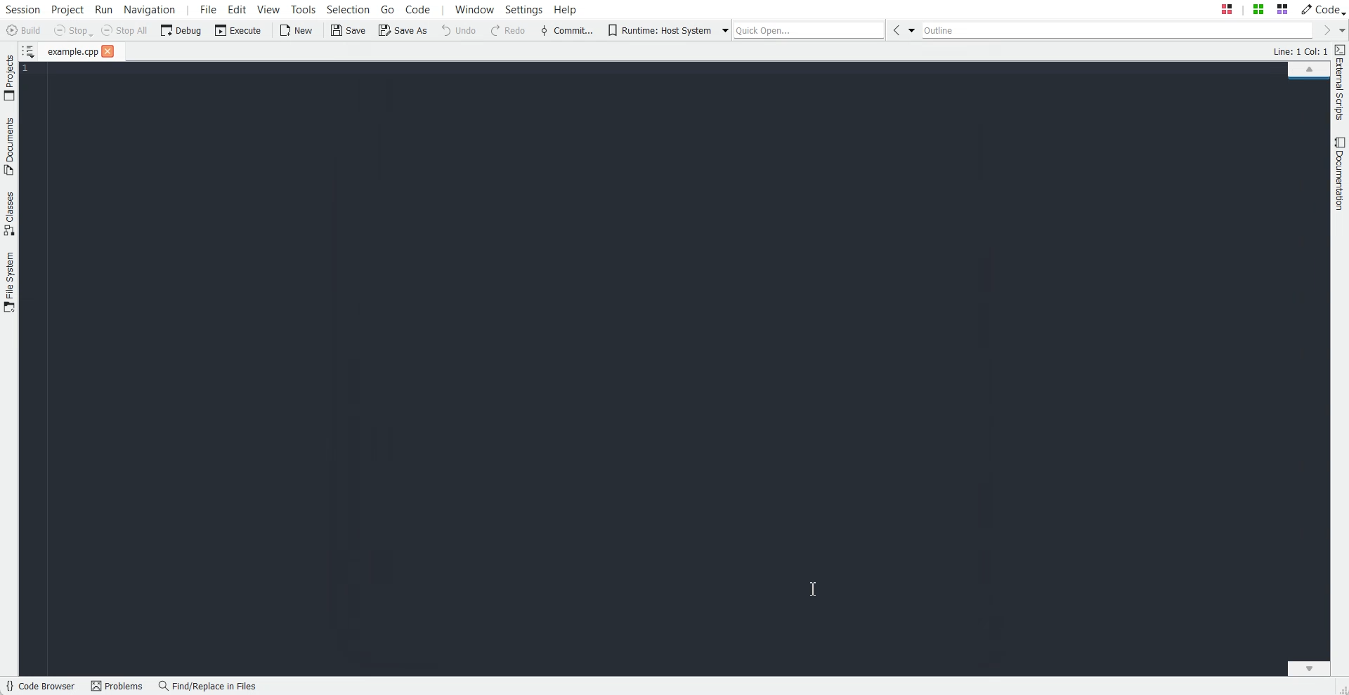 This screenshot has height=695, width=1349. Describe the element at coordinates (22, 29) in the screenshot. I see `Build` at that location.